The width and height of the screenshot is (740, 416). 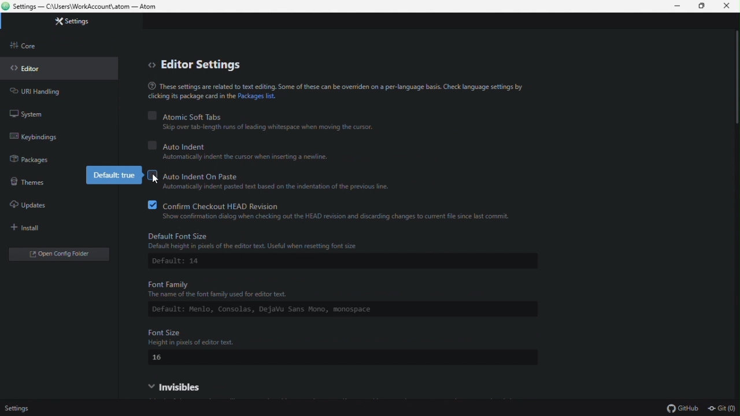 I want to click on Confirm check out head revision, so click(x=338, y=205).